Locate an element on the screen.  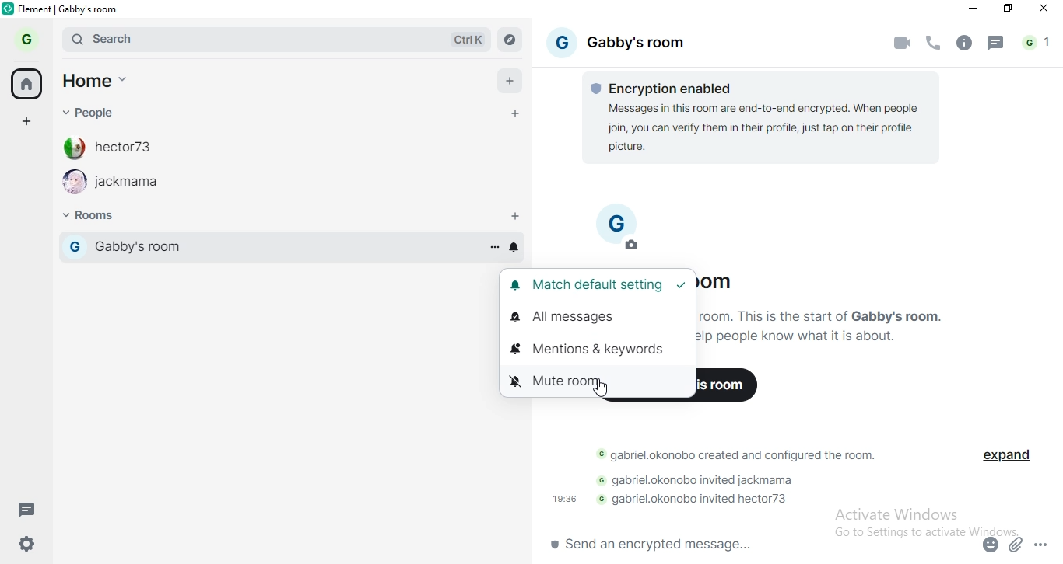
chat box is located at coordinates (750, 545).